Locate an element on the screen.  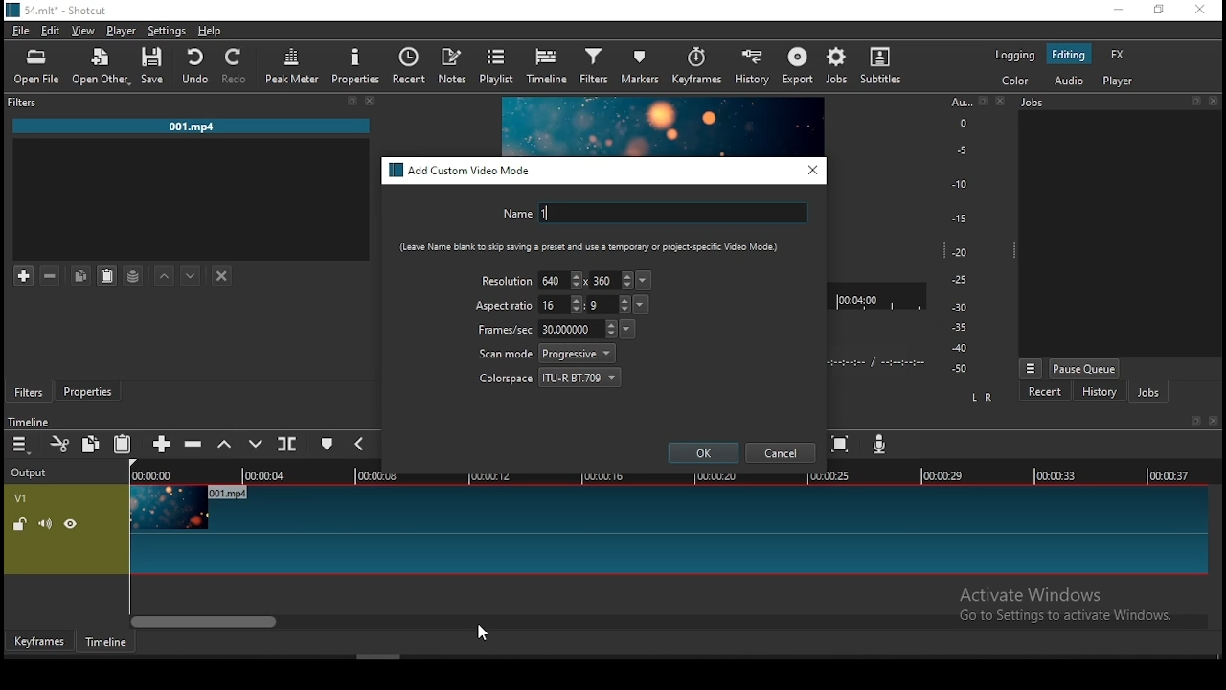
remove selected filters is located at coordinates (51, 276).